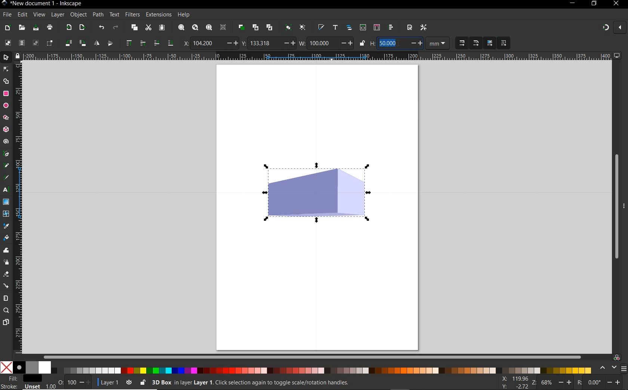 This screenshot has width=628, height=390. I want to click on spiral tool, so click(6, 141).